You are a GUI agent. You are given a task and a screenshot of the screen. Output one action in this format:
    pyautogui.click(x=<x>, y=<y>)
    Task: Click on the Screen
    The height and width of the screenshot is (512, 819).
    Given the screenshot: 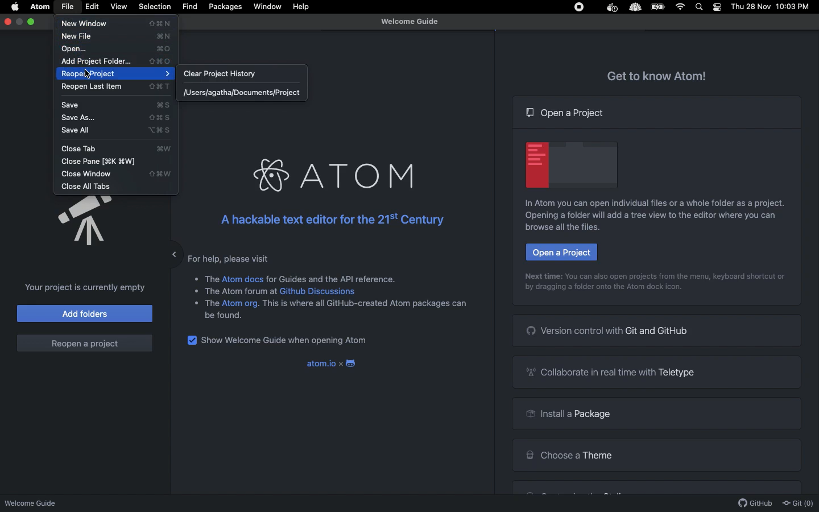 What is the action you would take?
    pyautogui.click(x=572, y=163)
    